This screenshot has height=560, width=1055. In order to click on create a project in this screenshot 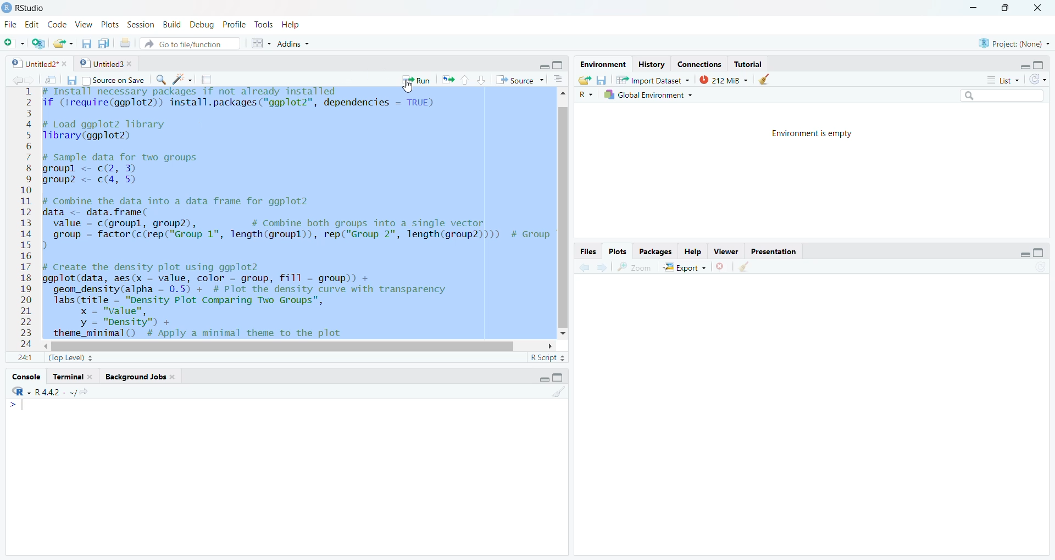, I will do `click(38, 42)`.